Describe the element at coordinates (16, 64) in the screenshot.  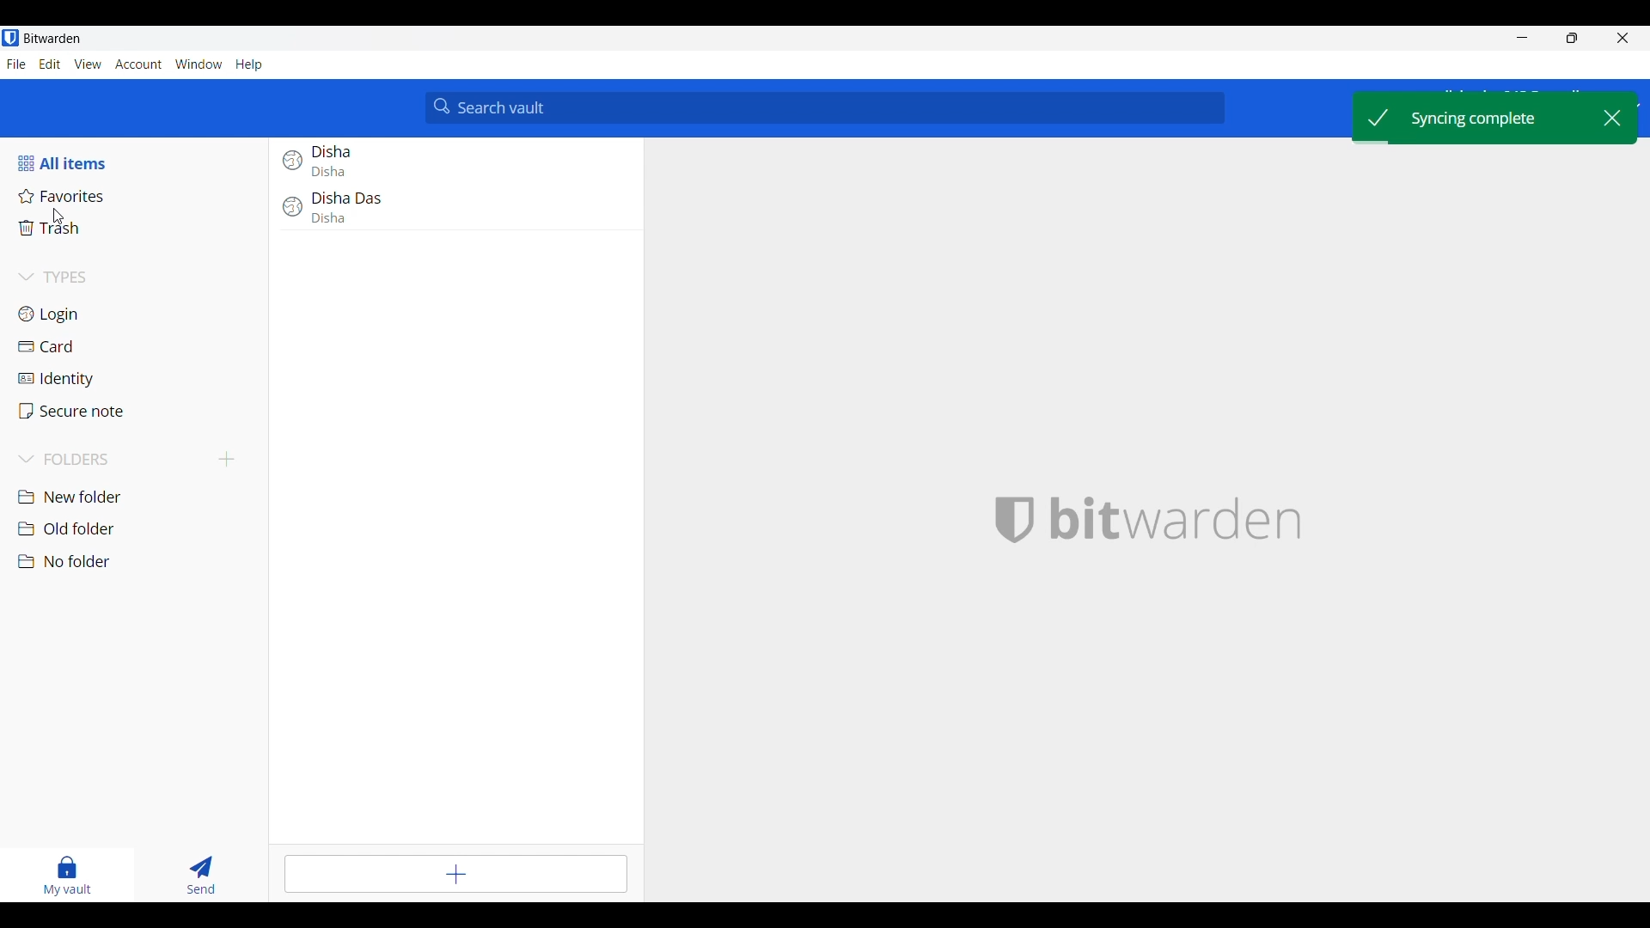
I see `File menu` at that location.